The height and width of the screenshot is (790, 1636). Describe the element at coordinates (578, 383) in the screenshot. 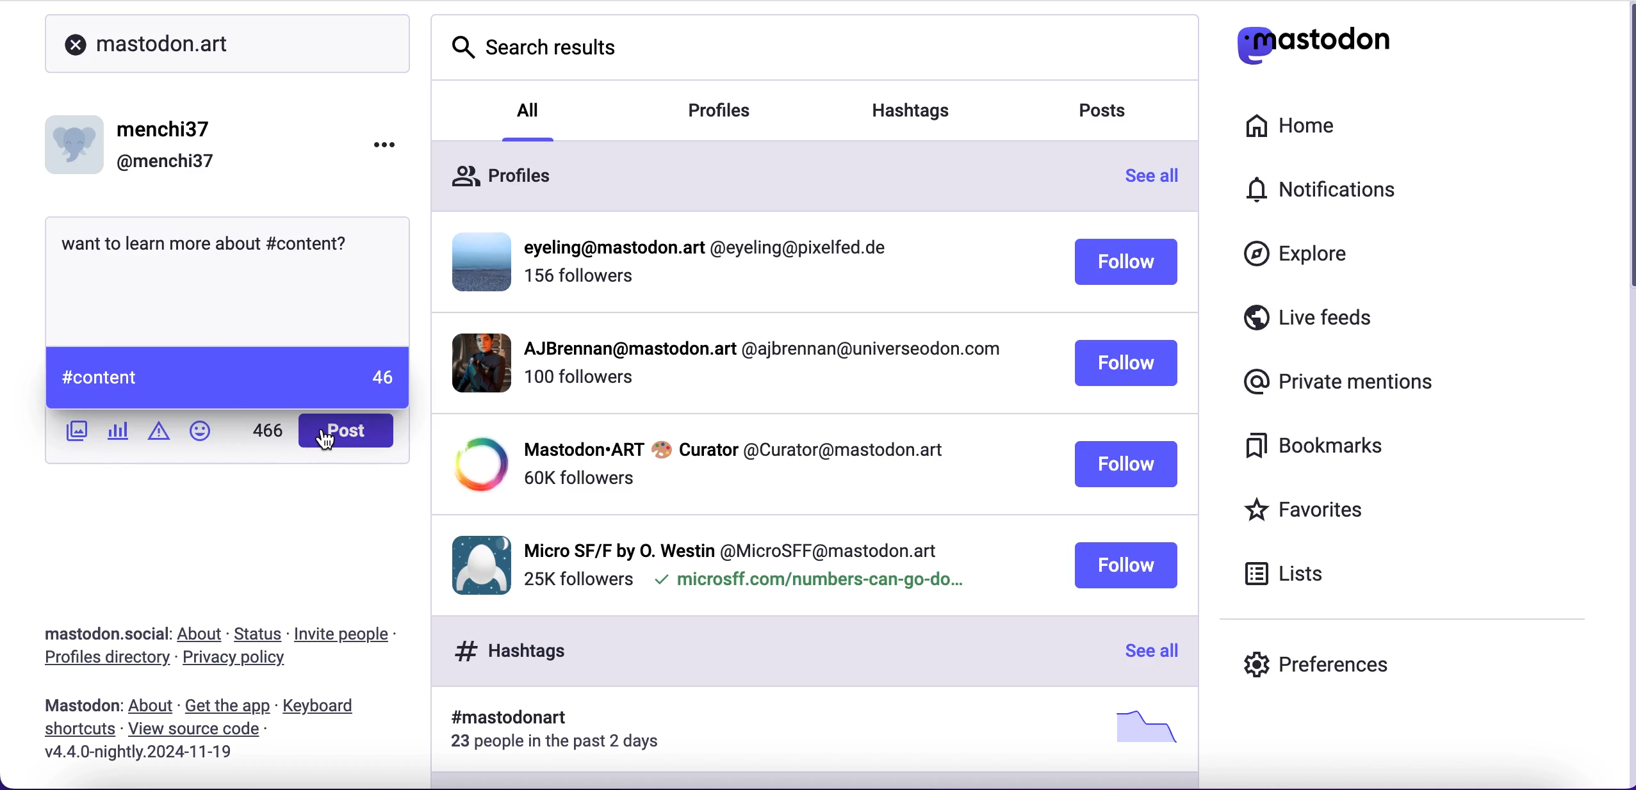

I see `followers` at that location.